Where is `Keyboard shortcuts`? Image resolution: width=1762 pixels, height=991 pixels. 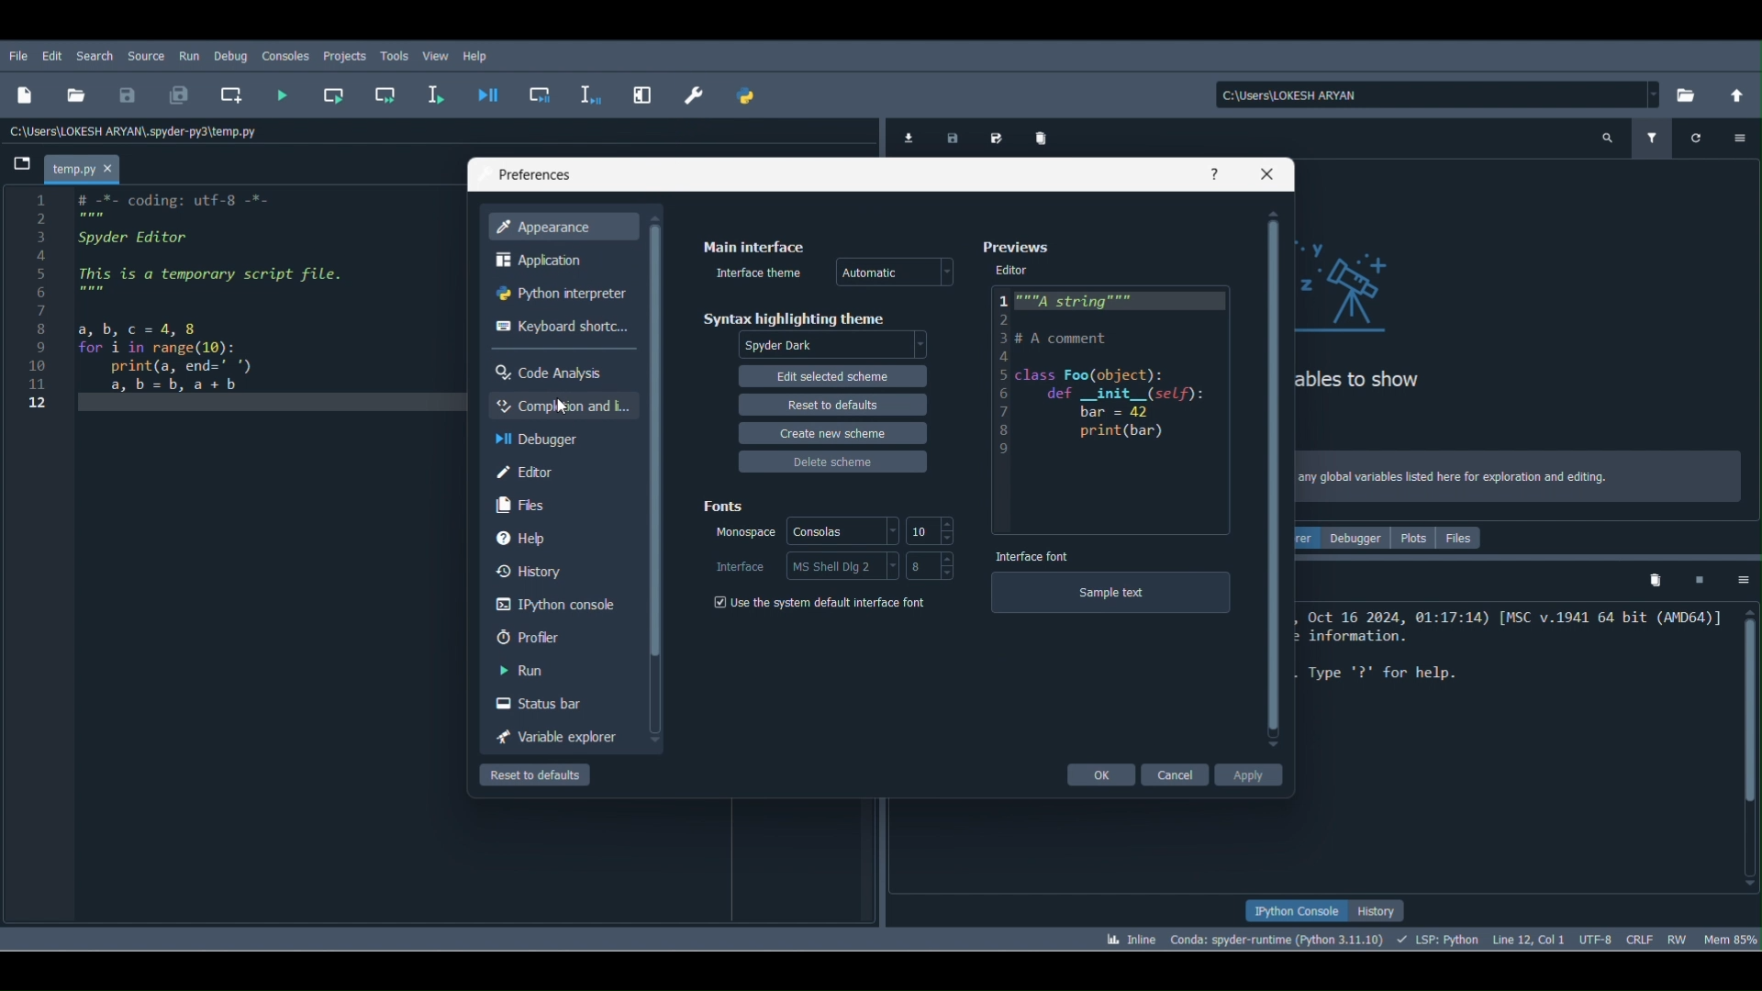 Keyboard shortcuts is located at coordinates (557, 328).